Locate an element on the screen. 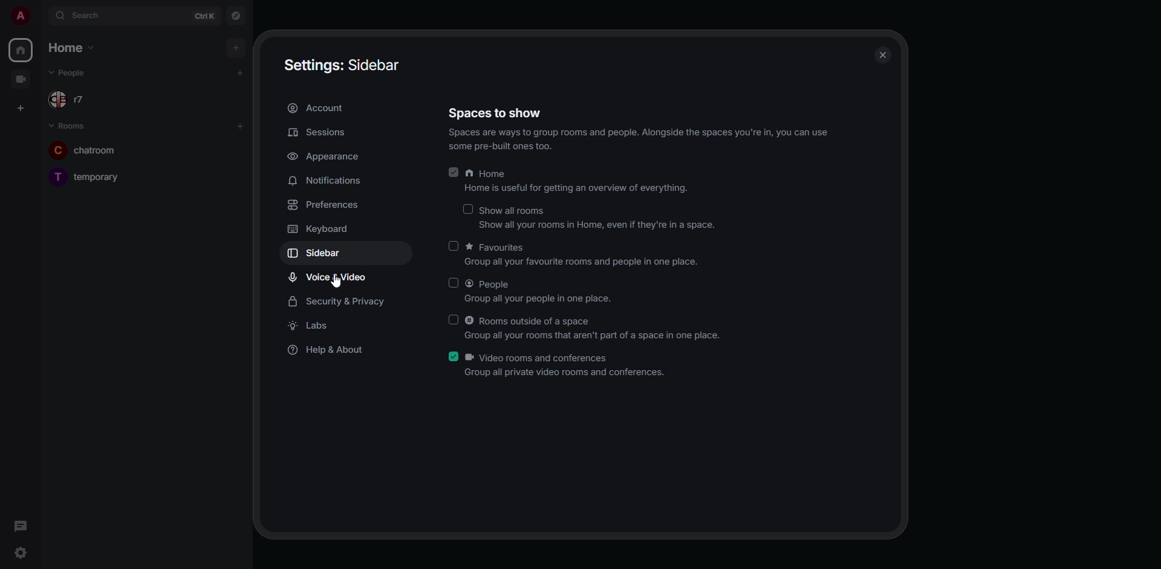  notifications is located at coordinates (327, 181).